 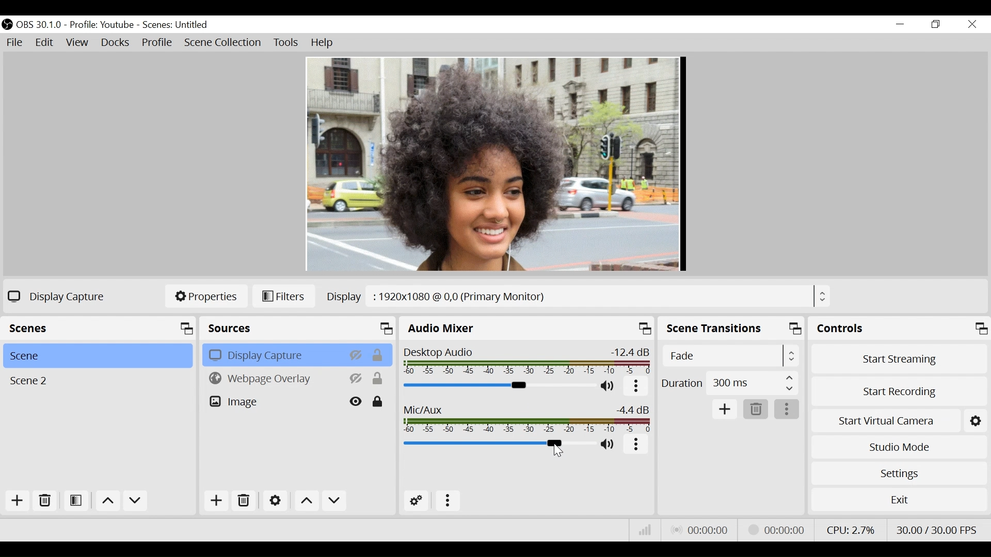 I want to click on Display Capture Source, so click(x=274, y=355).